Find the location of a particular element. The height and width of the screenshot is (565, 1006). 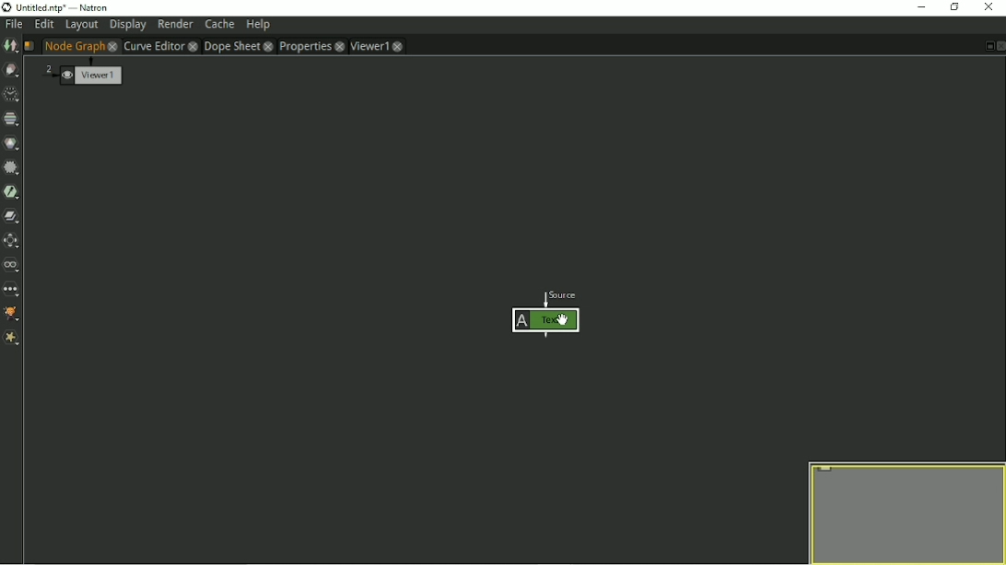

File is located at coordinates (13, 26).